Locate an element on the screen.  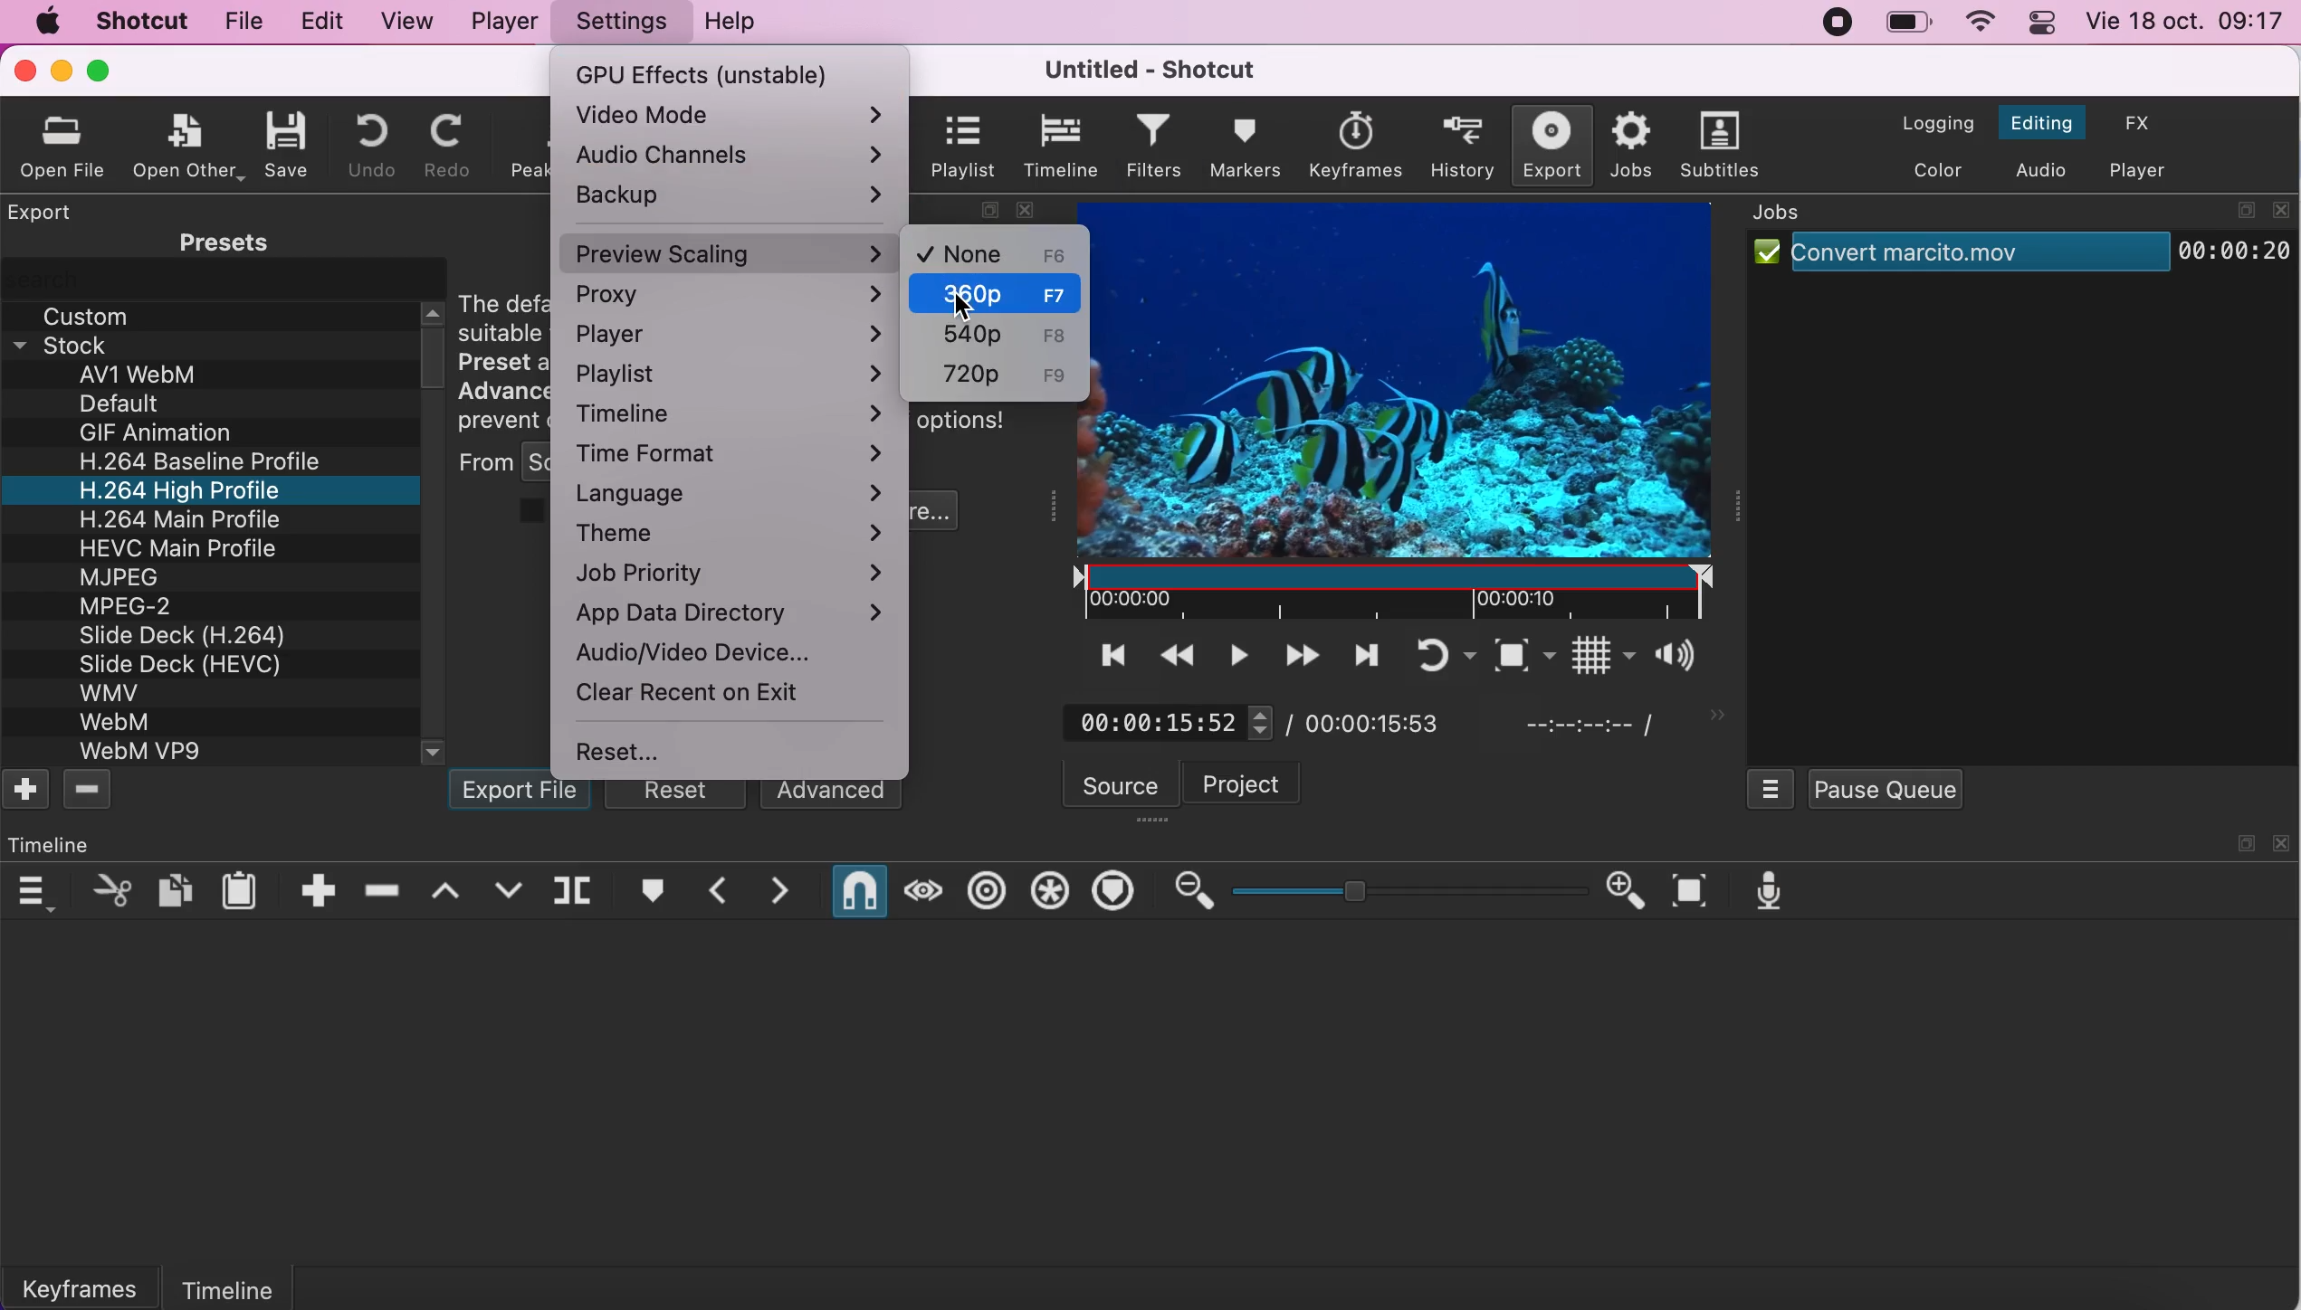
zoom graduation is located at coordinates (1409, 892).